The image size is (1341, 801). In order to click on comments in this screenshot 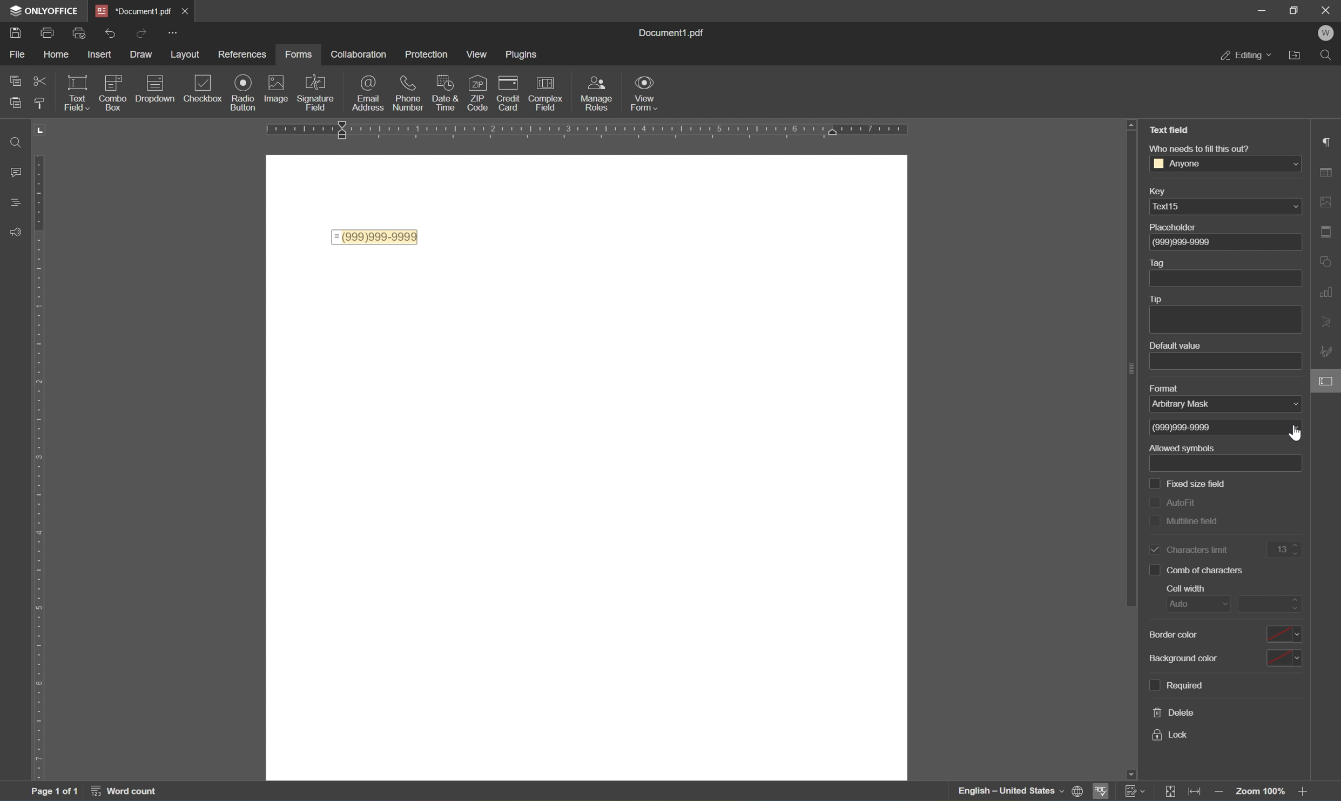, I will do `click(12, 172)`.